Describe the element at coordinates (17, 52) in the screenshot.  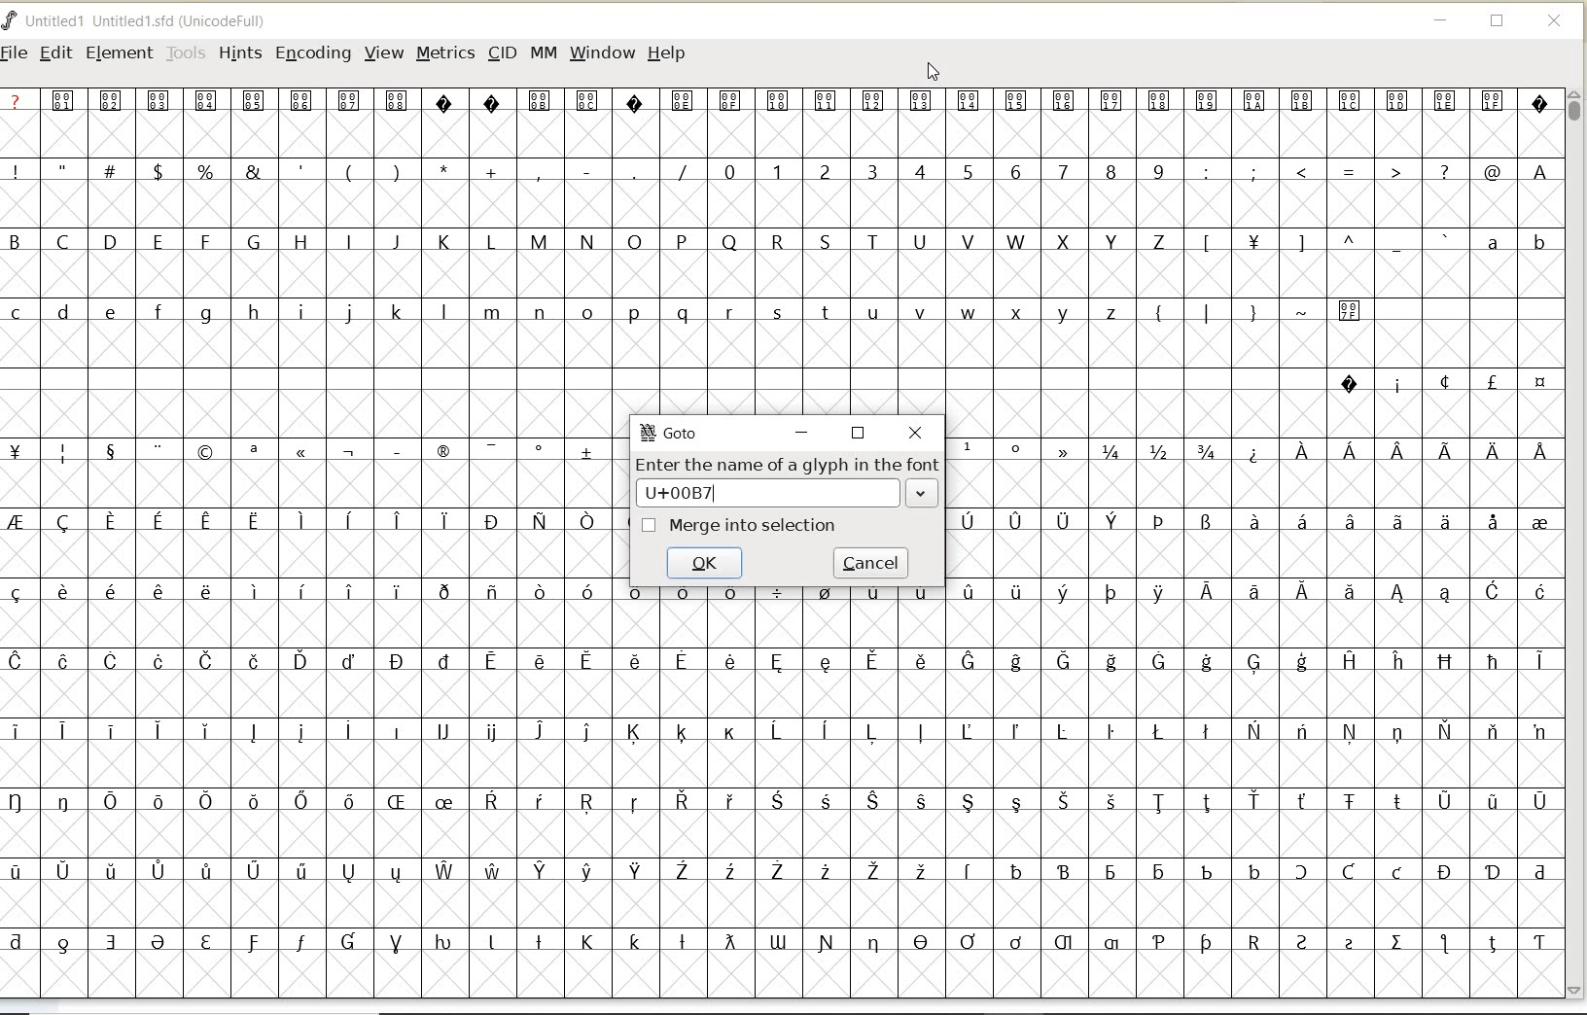
I see `FILE` at that location.